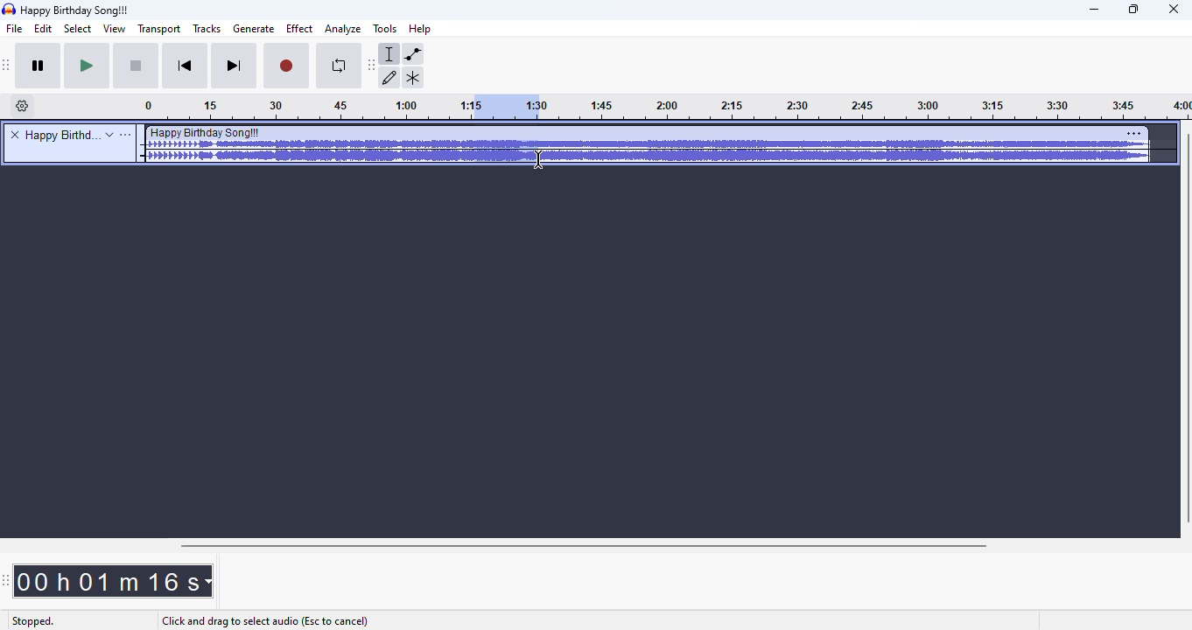  What do you see at coordinates (76, 10) in the screenshot?
I see `title` at bounding box center [76, 10].